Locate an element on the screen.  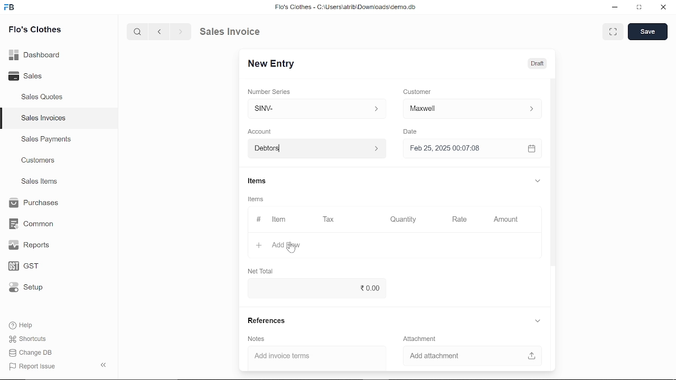
‘Number Series is located at coordinates (269, 91).